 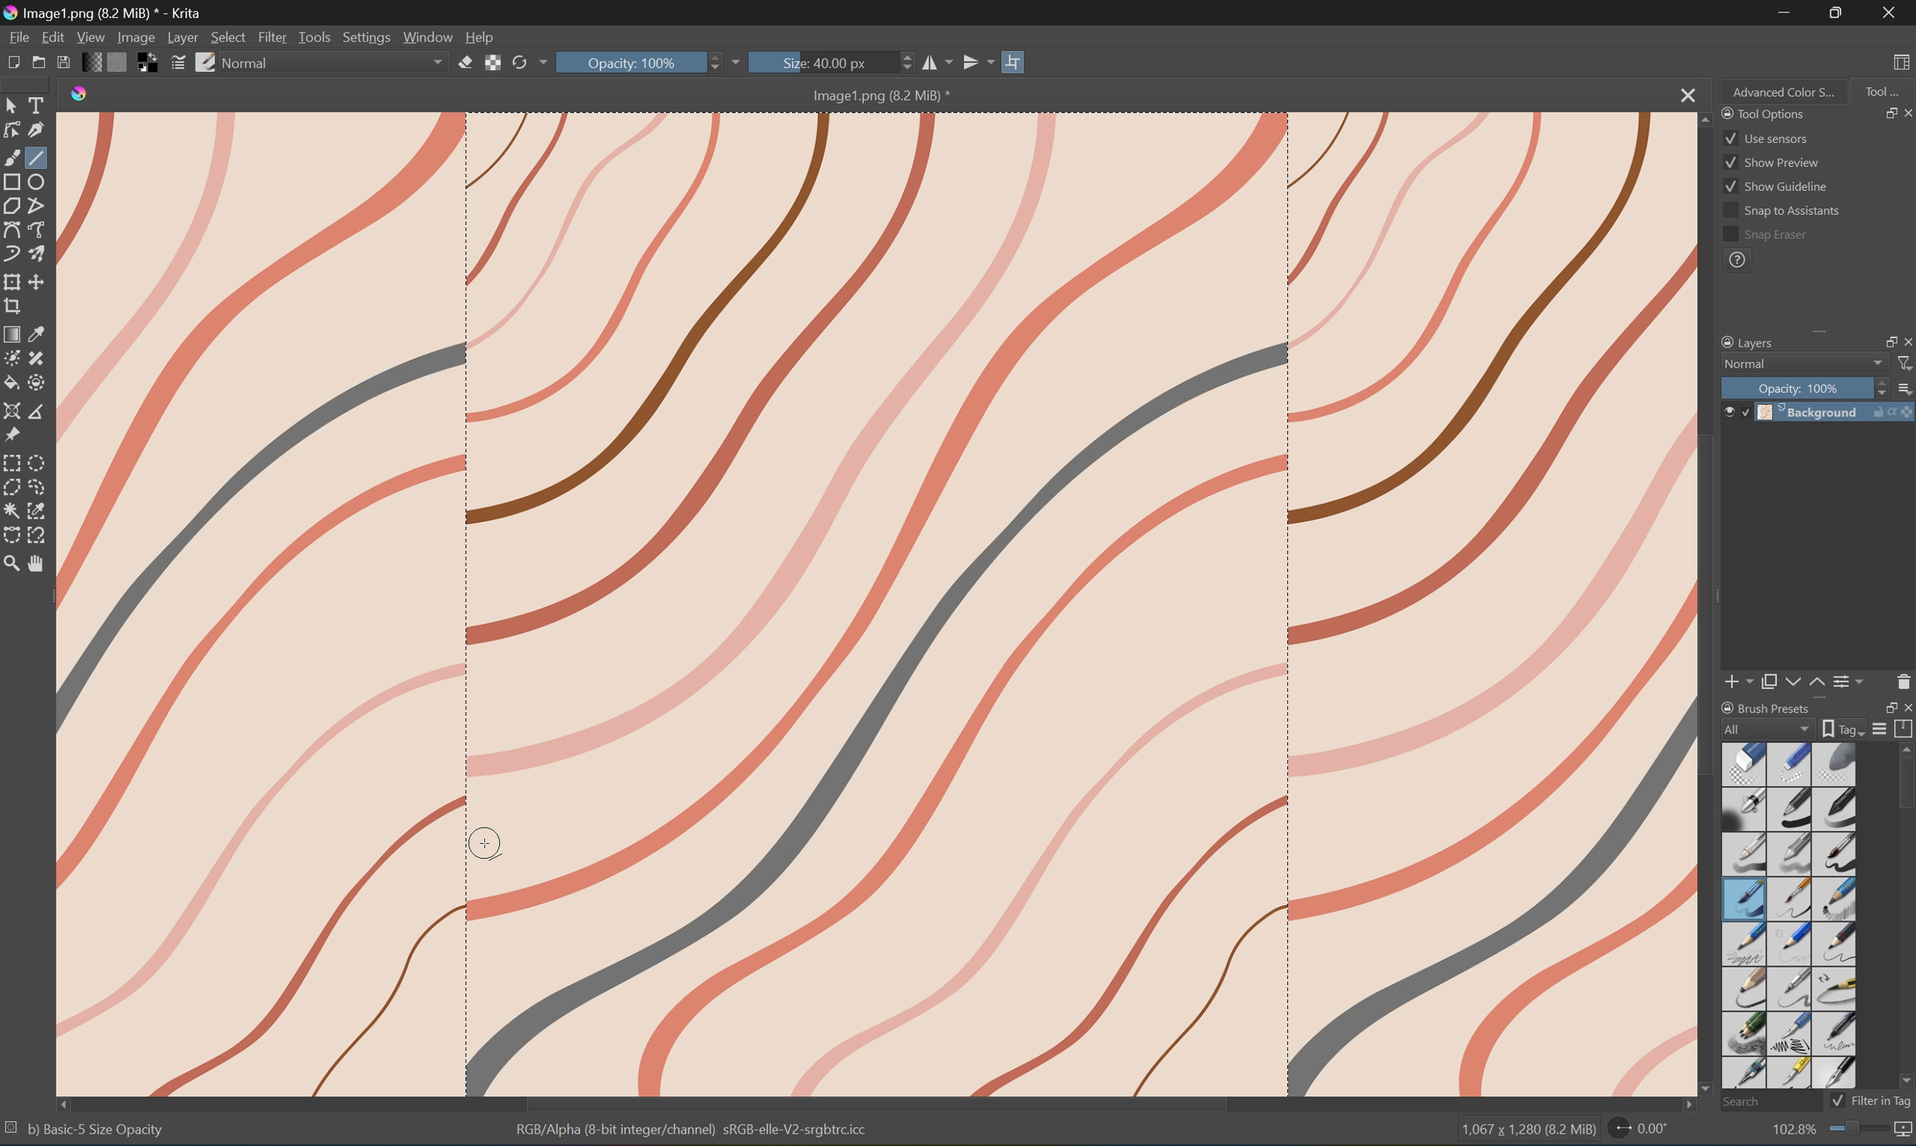 What do you see at coordinates (41, 461) in the screenshot?
I see `Elliptical selection tool` at bounding box center [41, 461].